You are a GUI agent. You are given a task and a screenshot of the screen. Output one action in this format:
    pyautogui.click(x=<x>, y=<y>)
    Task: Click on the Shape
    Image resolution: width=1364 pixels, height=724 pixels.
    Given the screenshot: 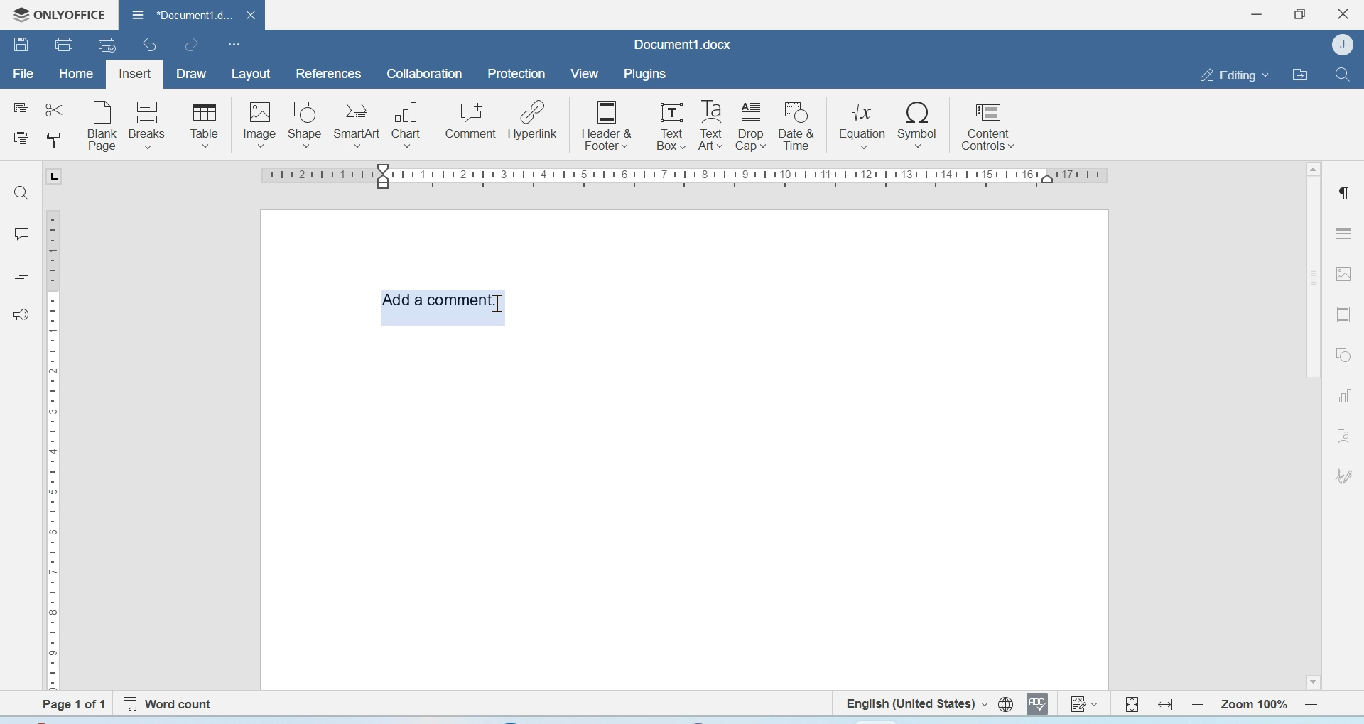 What is the action you would take?
    pyautogui.click(x=305, y=125)
    